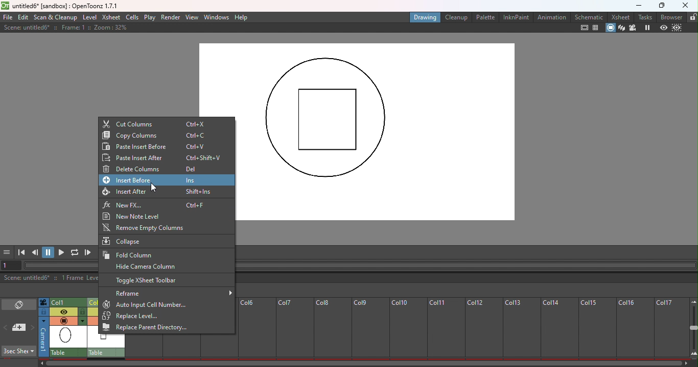 This screenshot has height=367, width=698. What do you see at coordinates (19, 328) in the screenshot?
I see `New memo` at bounding box center [19, 328].